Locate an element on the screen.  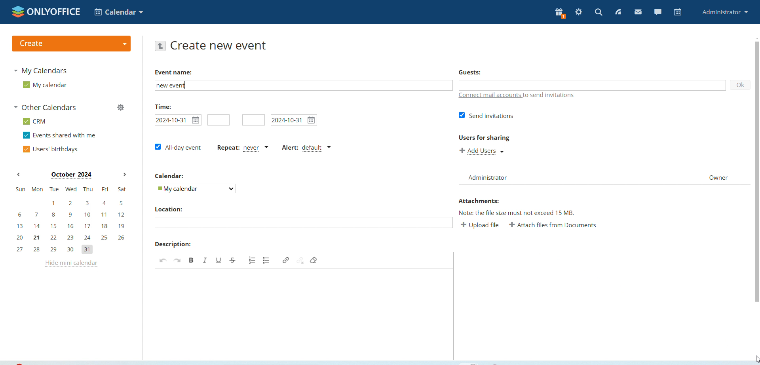
add numbered list is located at coordinates (251, 260).